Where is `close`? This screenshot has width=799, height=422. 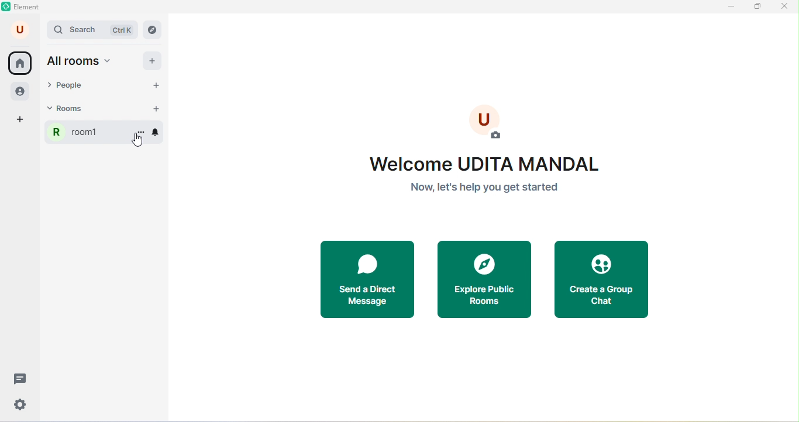
close is located at coordinates (787, 8).